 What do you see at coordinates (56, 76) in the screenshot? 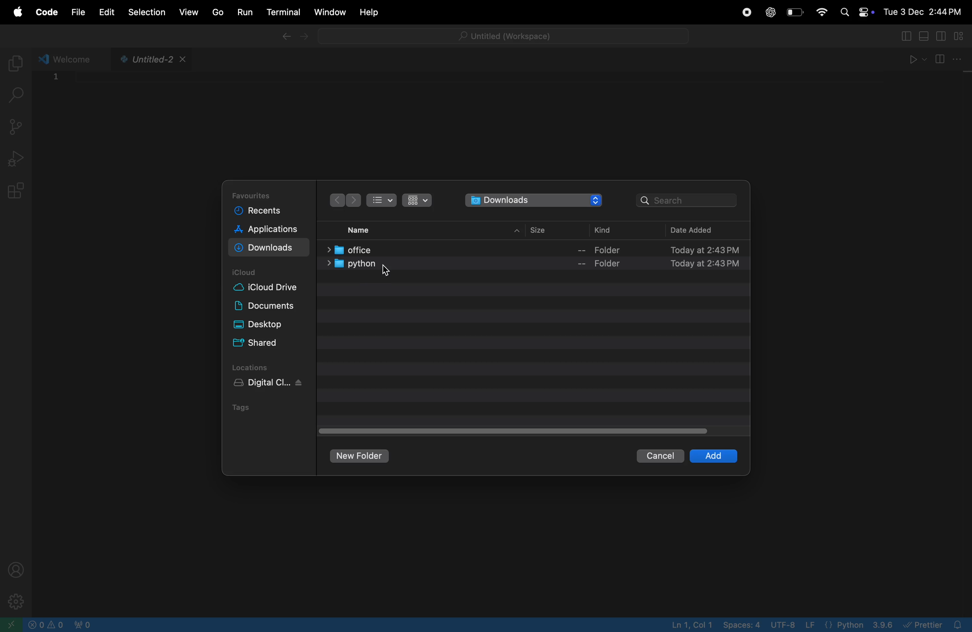
I see `1` at bounding box center [56, 76].